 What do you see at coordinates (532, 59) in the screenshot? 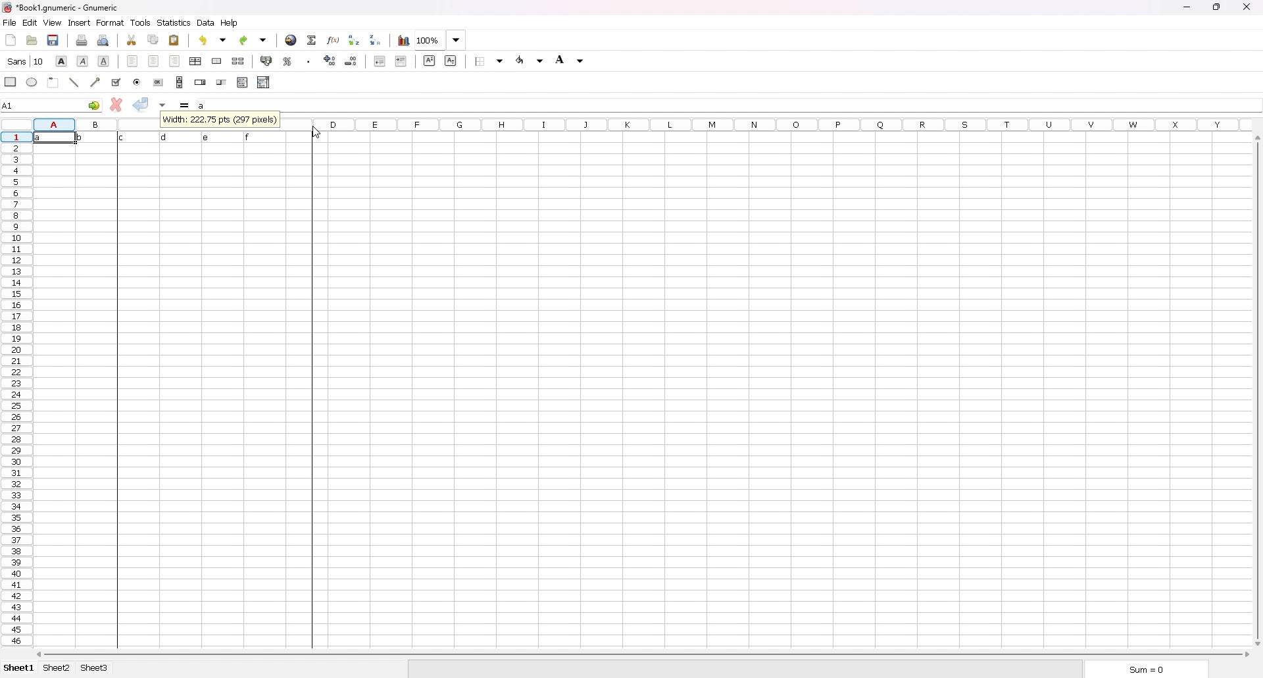
I see `foreground` at bounding box center [532, 59].